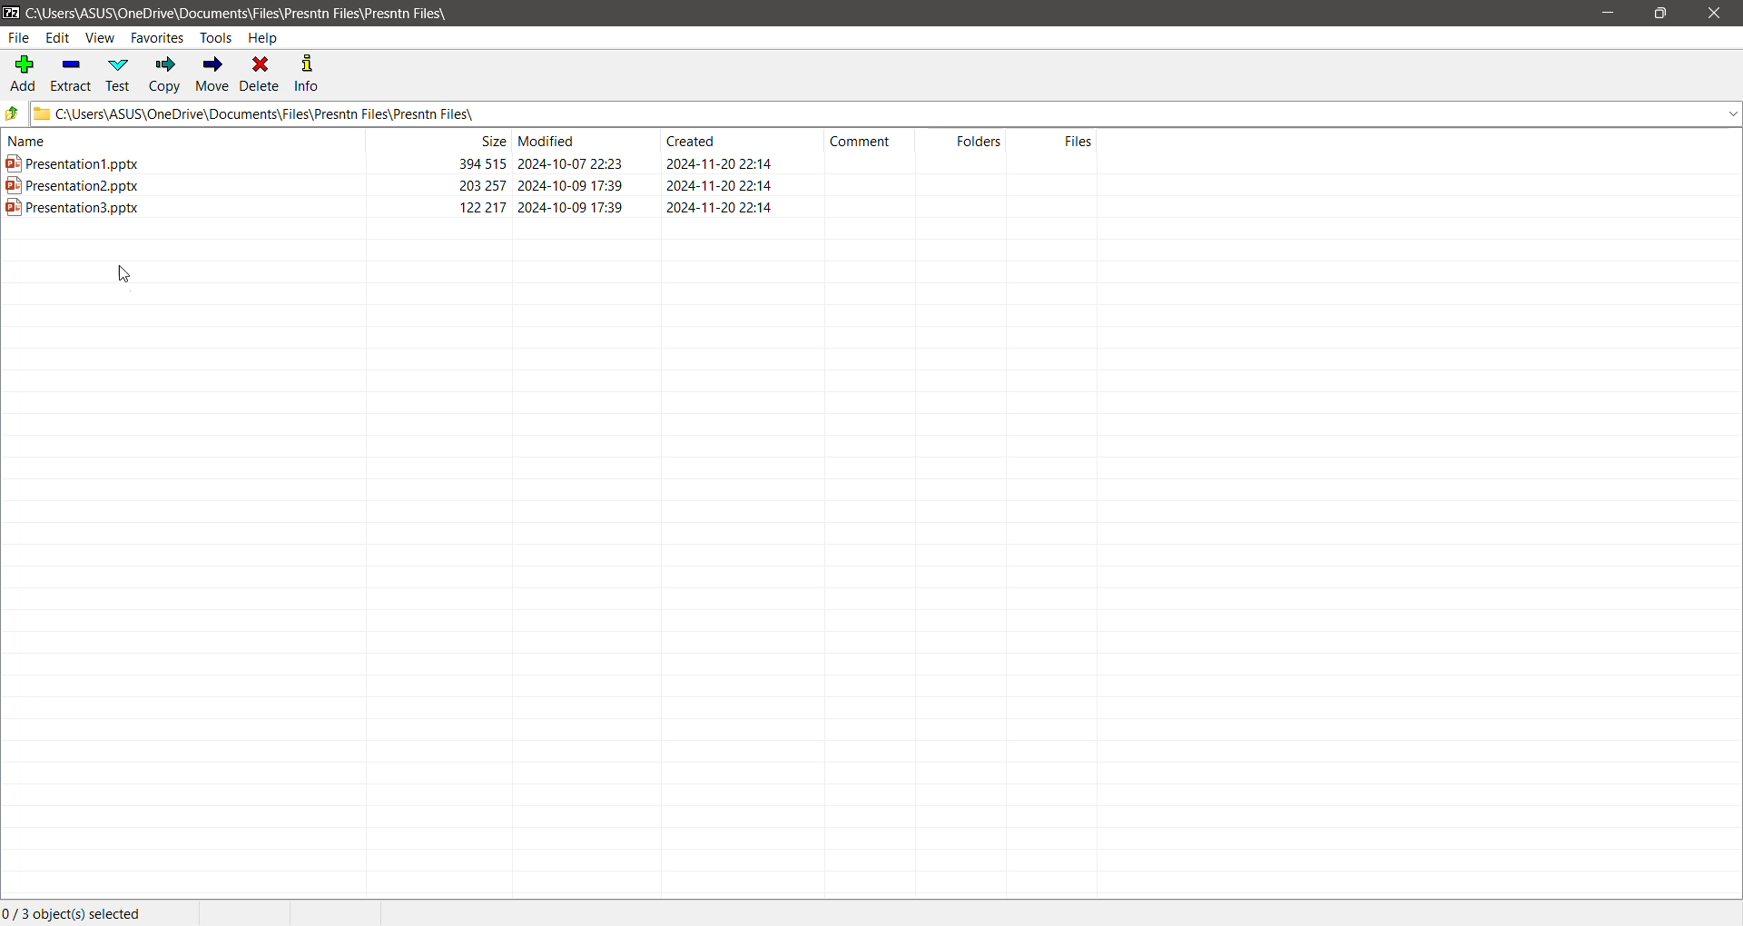  I want to click on Extracted Files path, so click(885, 114).